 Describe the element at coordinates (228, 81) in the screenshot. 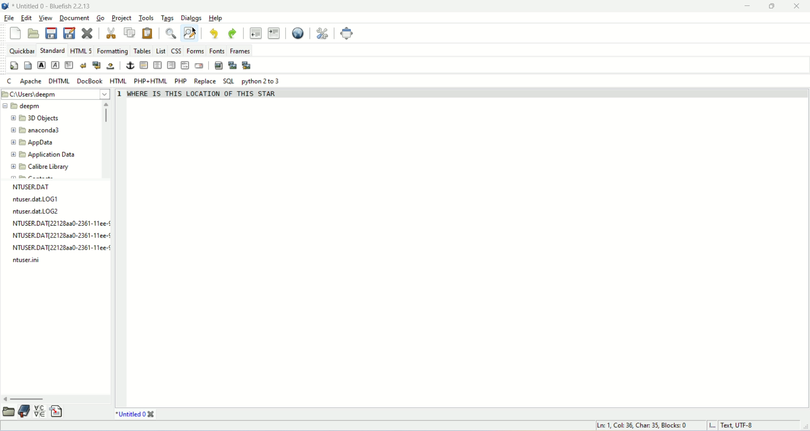

I see `SQL` at that location.